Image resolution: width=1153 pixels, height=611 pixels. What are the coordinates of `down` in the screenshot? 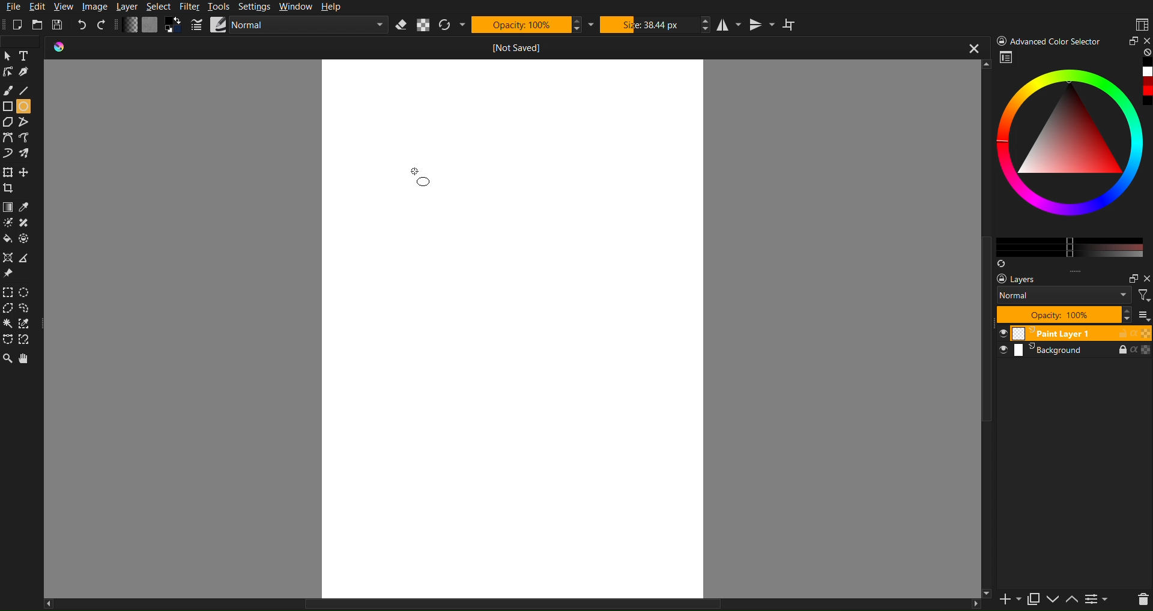 It's located at (1052, 601).